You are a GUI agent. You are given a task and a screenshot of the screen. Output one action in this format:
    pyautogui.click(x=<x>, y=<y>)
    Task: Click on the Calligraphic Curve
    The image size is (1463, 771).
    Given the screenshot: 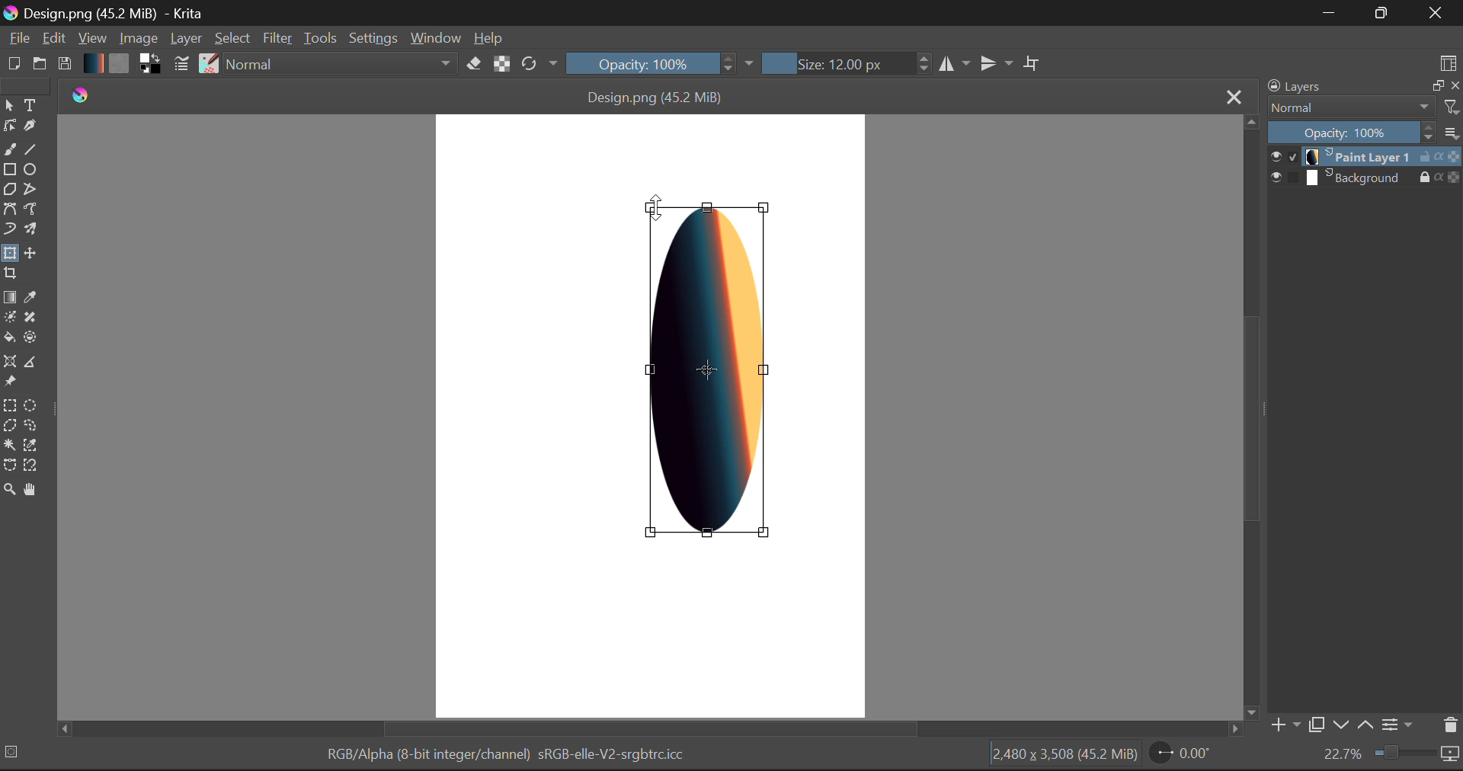 What is the action you would take?
    pyautogui.click(x=30, y=126)
    